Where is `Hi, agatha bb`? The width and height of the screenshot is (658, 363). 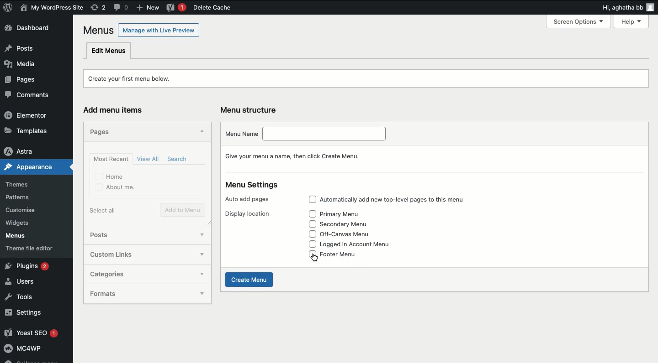 Hi, agatha bb is located at coordinates (621, 9).